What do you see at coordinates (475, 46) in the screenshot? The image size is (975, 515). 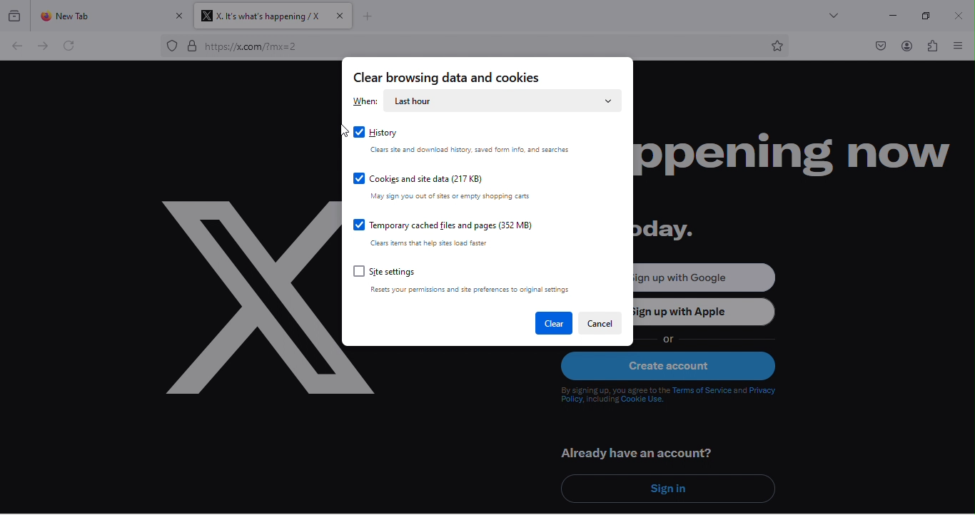 I see `web link` at bounding box center [475, 46].